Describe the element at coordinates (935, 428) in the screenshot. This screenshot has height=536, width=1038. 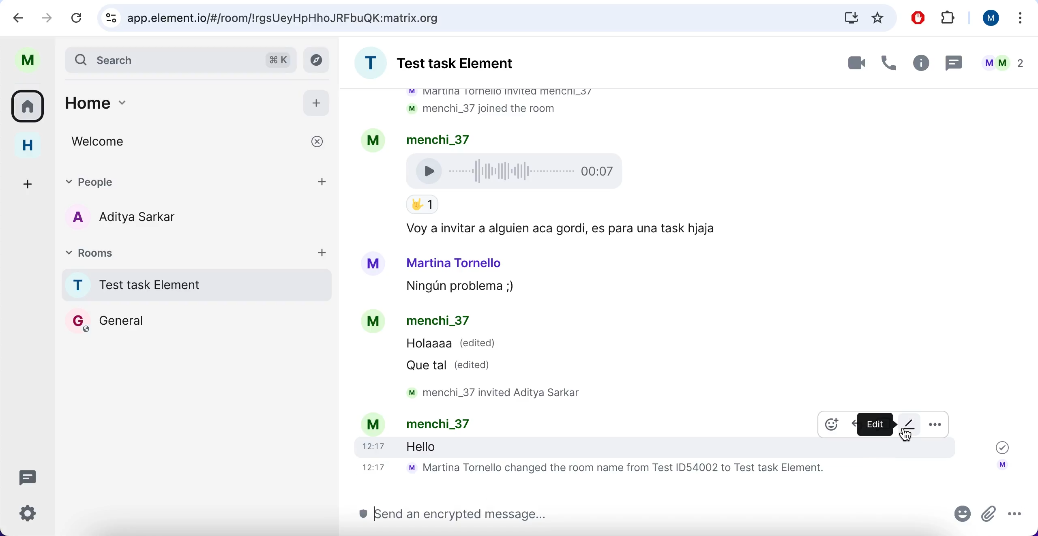
I see `more options` at that location.